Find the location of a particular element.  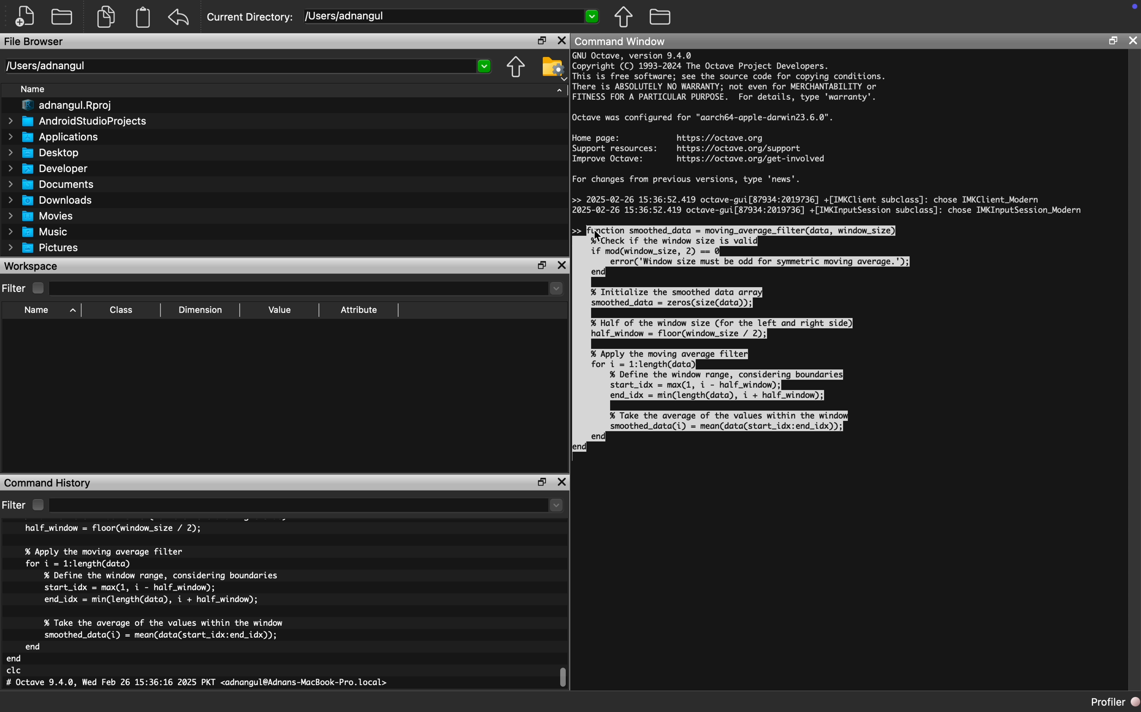

Documents is located at coordinates (53, 185).